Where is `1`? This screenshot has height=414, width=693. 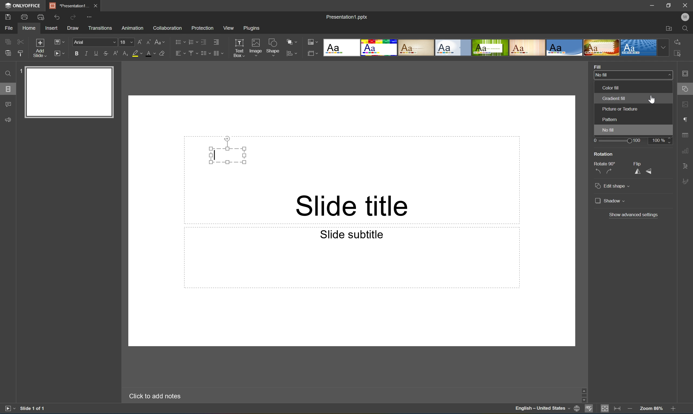
1 is located at coordinates (22, 70).